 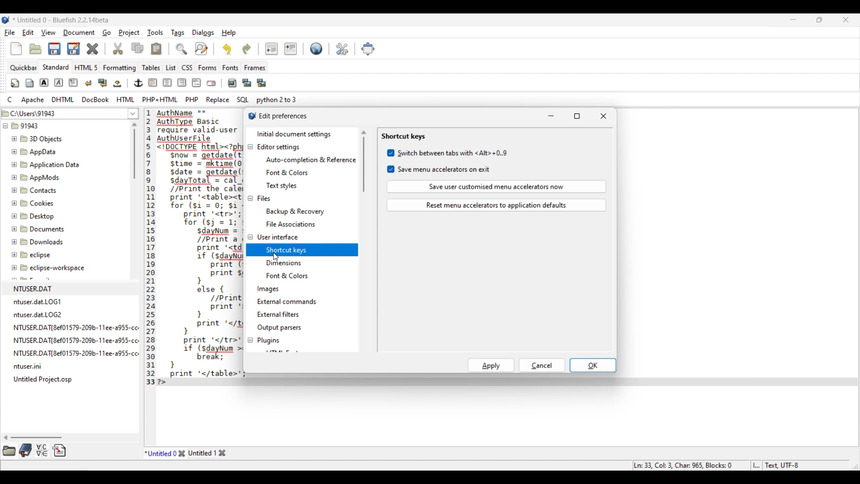 What do you see at coordinates (314, 250) in the screenshot?
I see `Current selection highlighted` at bounding box center [314, 250].